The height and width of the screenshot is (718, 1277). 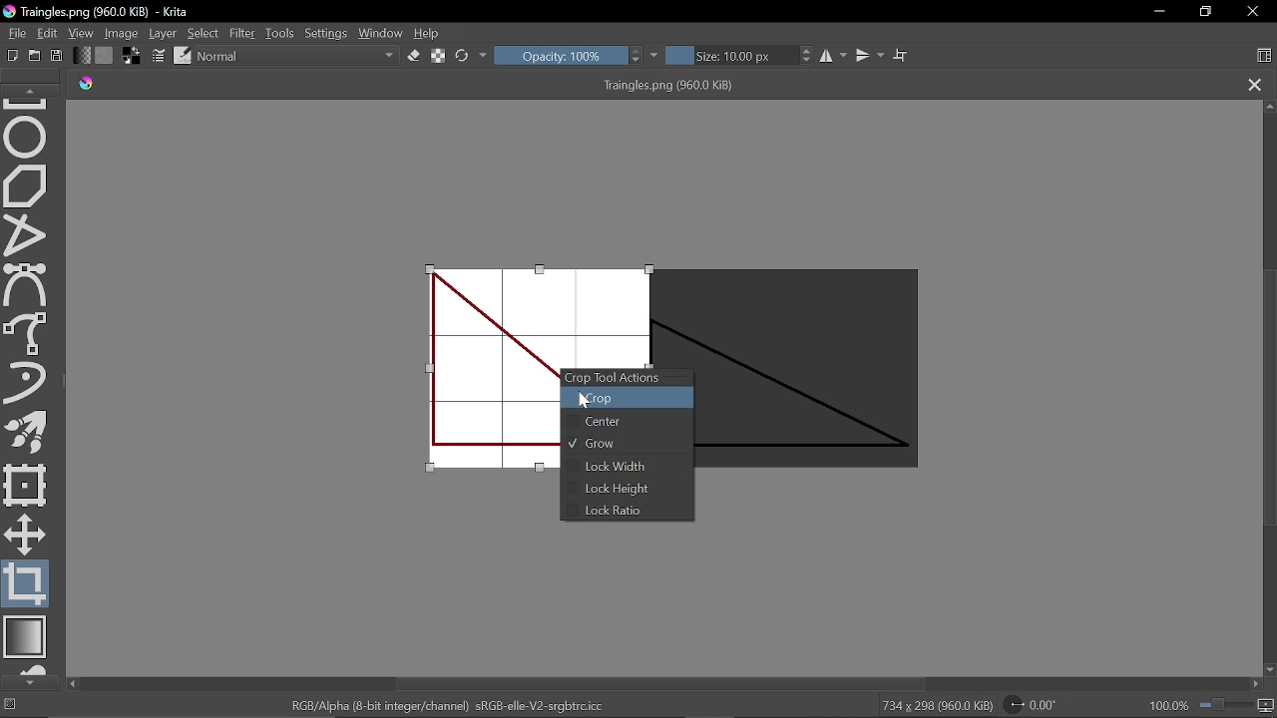 What do you see at coordinates (25, 285) in the screenshot?
I see `Bezier select tool` at bounding box center [25, 285].